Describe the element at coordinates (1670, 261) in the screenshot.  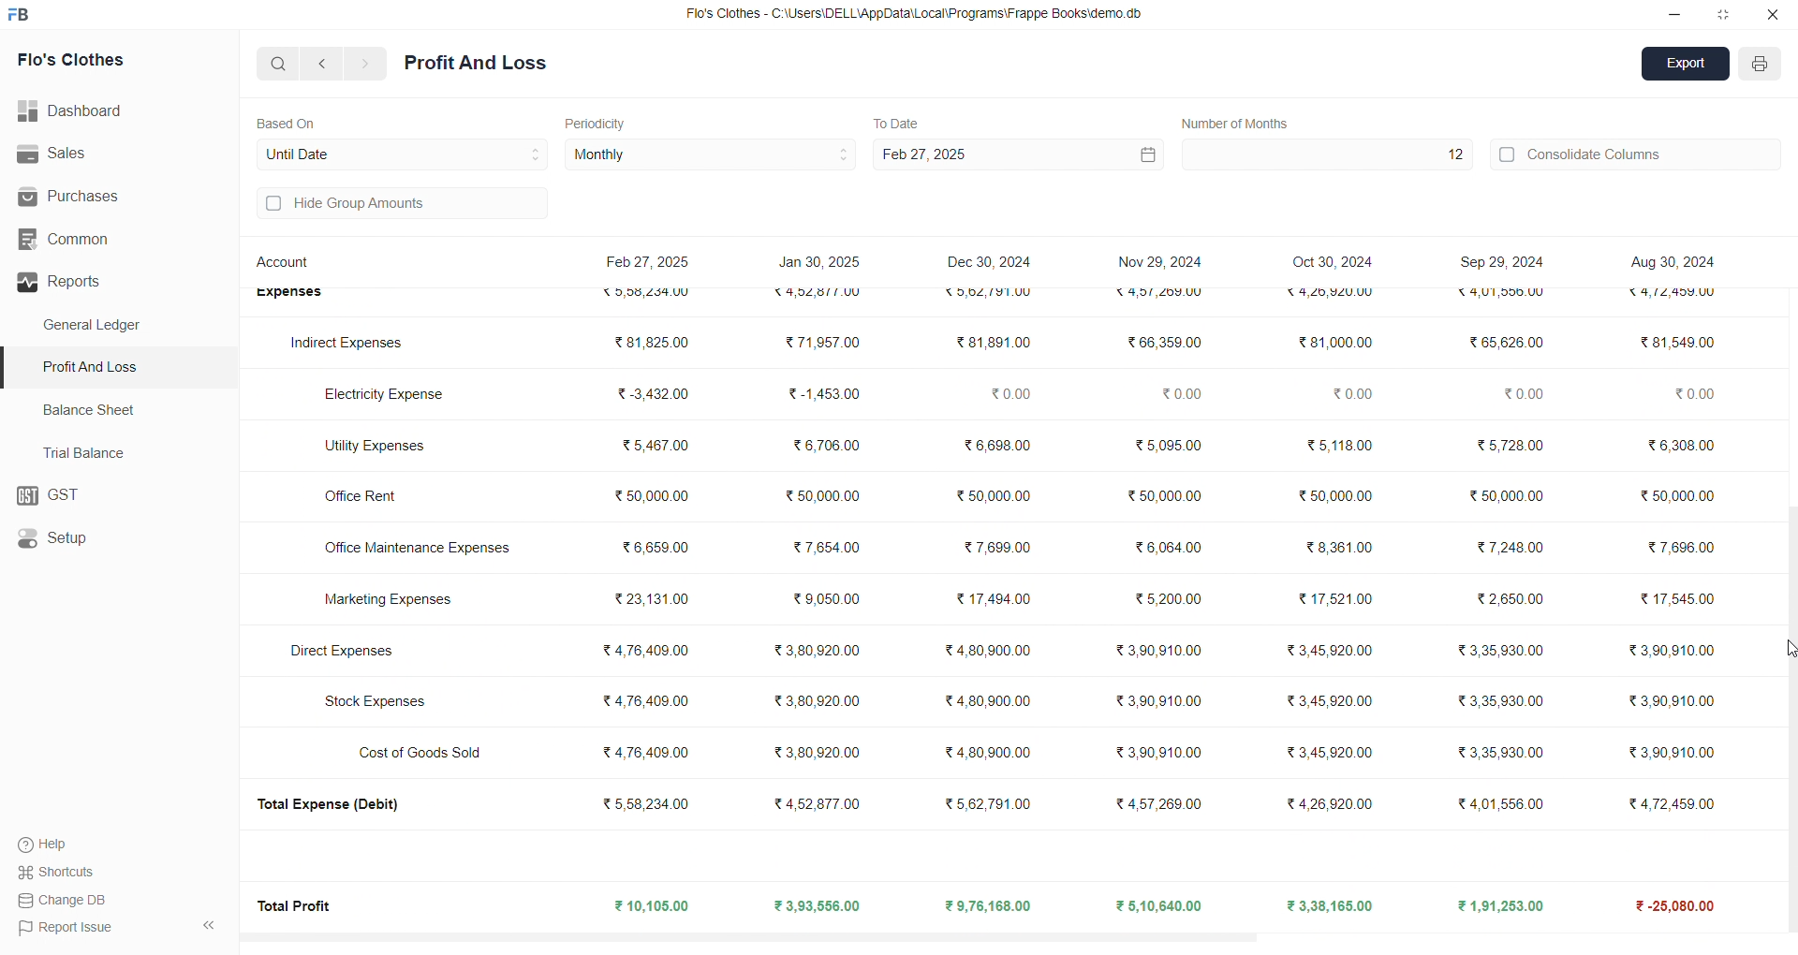
I see `Aug 30, 2024` at that location.